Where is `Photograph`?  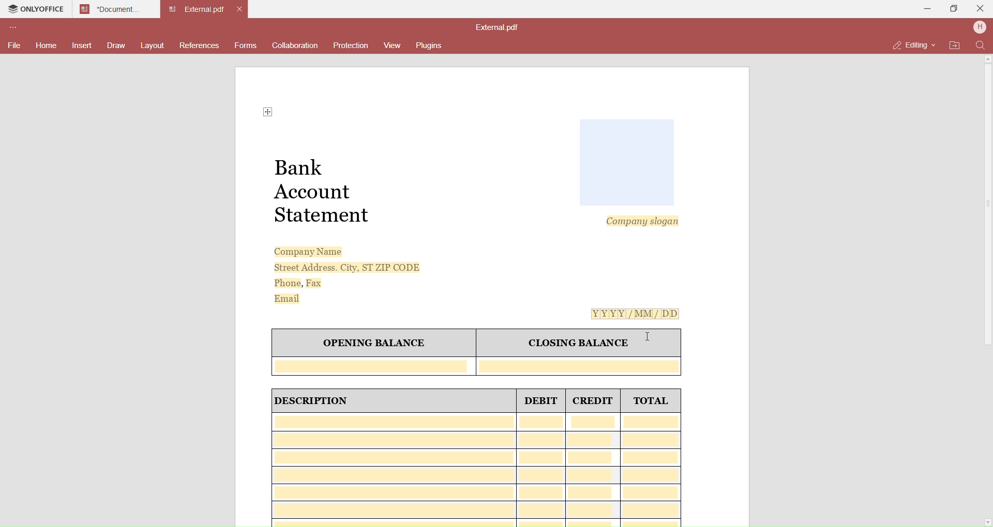 Photograph is located at coordinates (627, 162).